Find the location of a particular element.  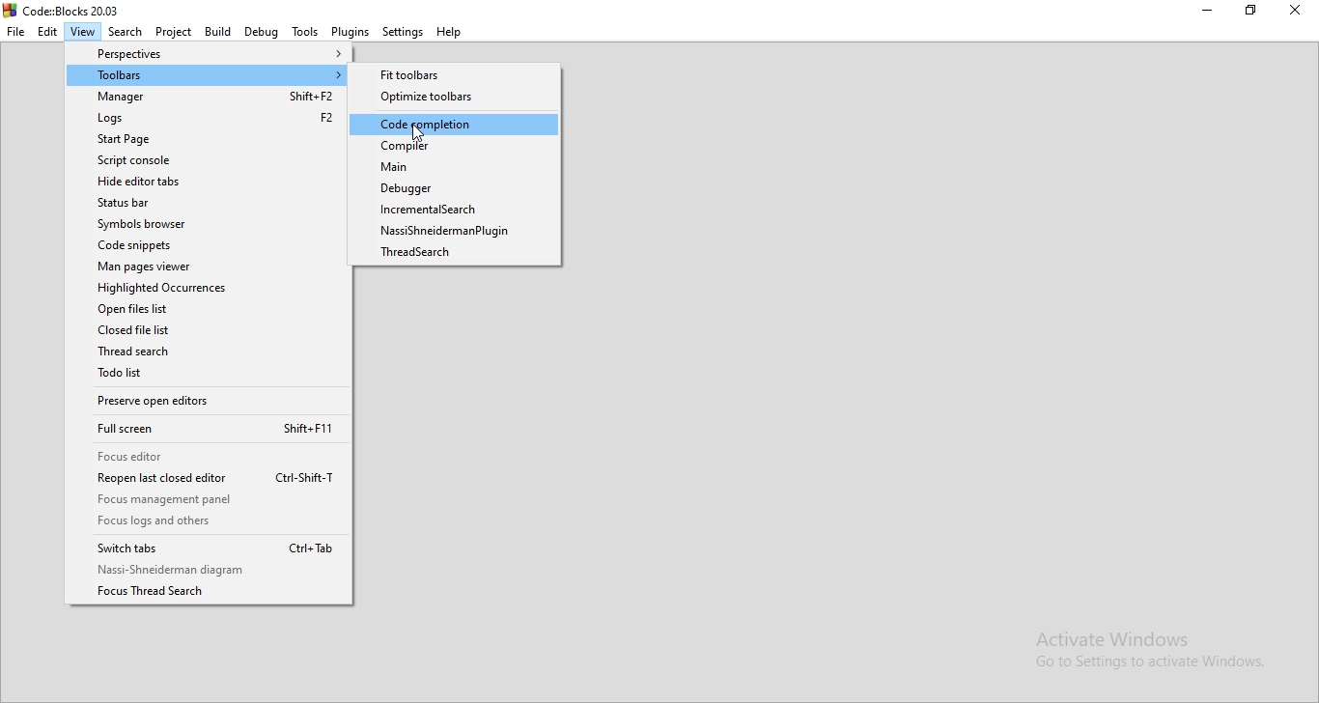

Reopen last closed editor is located at coordinates (205, 479).